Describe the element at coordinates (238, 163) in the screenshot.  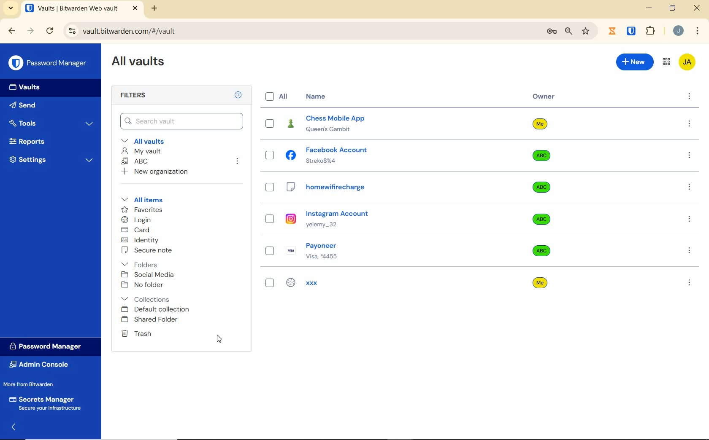
I see `leave` at that location.